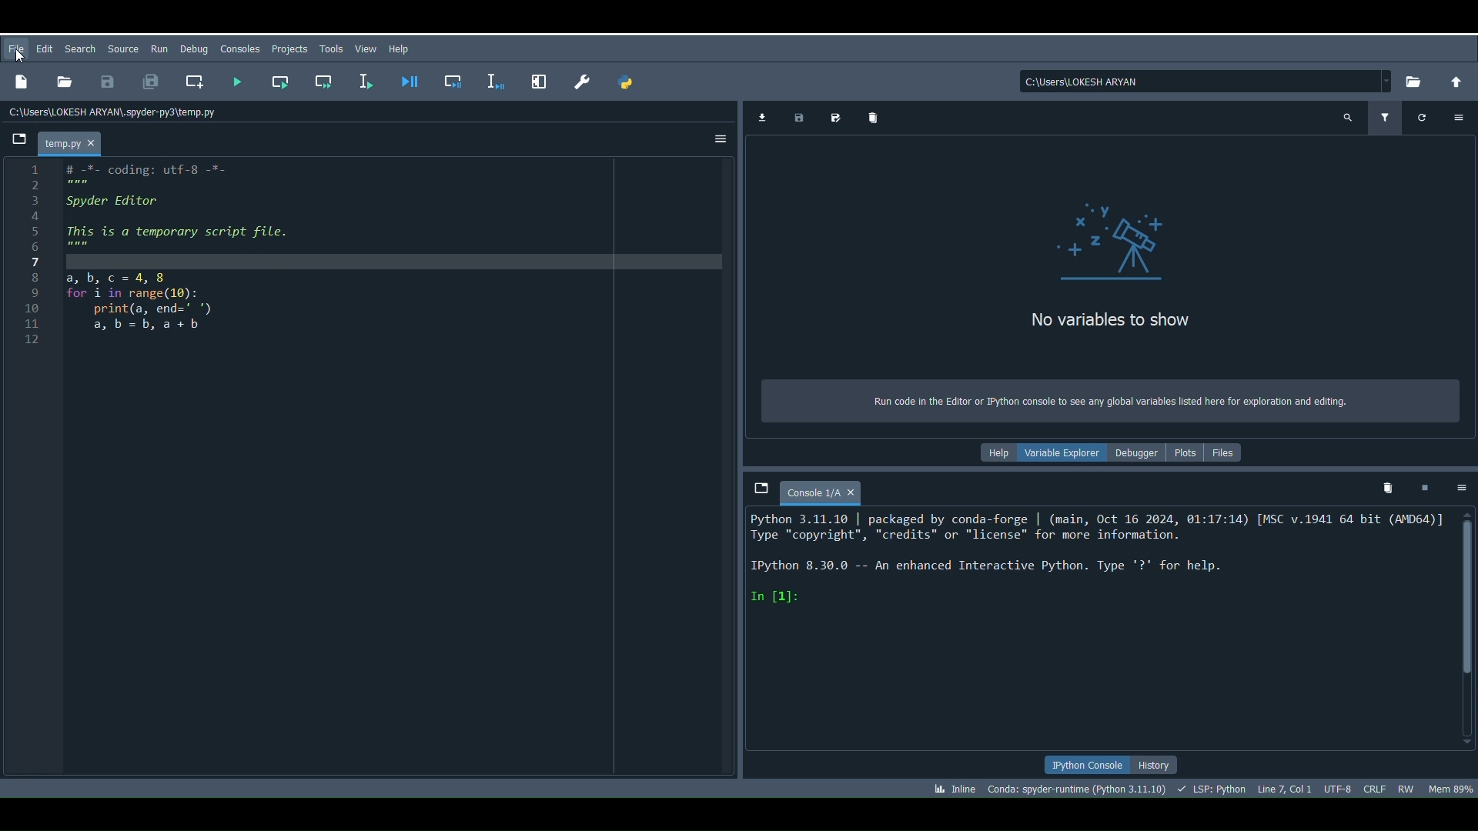  What do you see at coordinates (757, 484) in the screenshot?
I see `Browse tabs` at bounding box center [757, 484].